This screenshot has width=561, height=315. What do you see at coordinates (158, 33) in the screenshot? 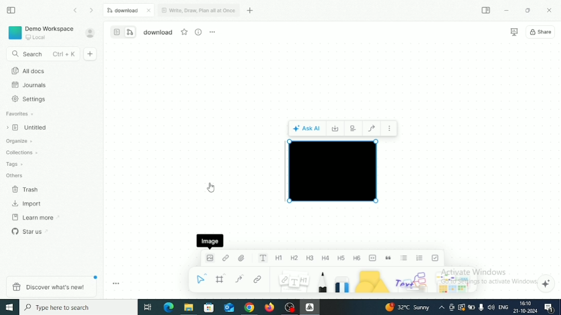
I see `File name` at bounding box center [158, 33].